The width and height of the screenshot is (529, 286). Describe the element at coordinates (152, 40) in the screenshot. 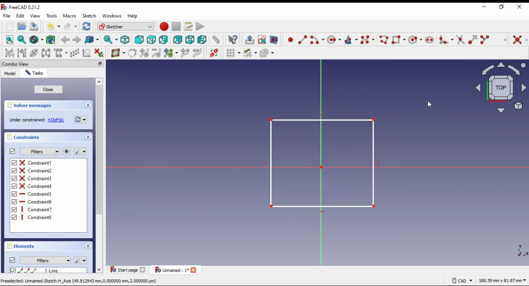

I see `top` at that location.